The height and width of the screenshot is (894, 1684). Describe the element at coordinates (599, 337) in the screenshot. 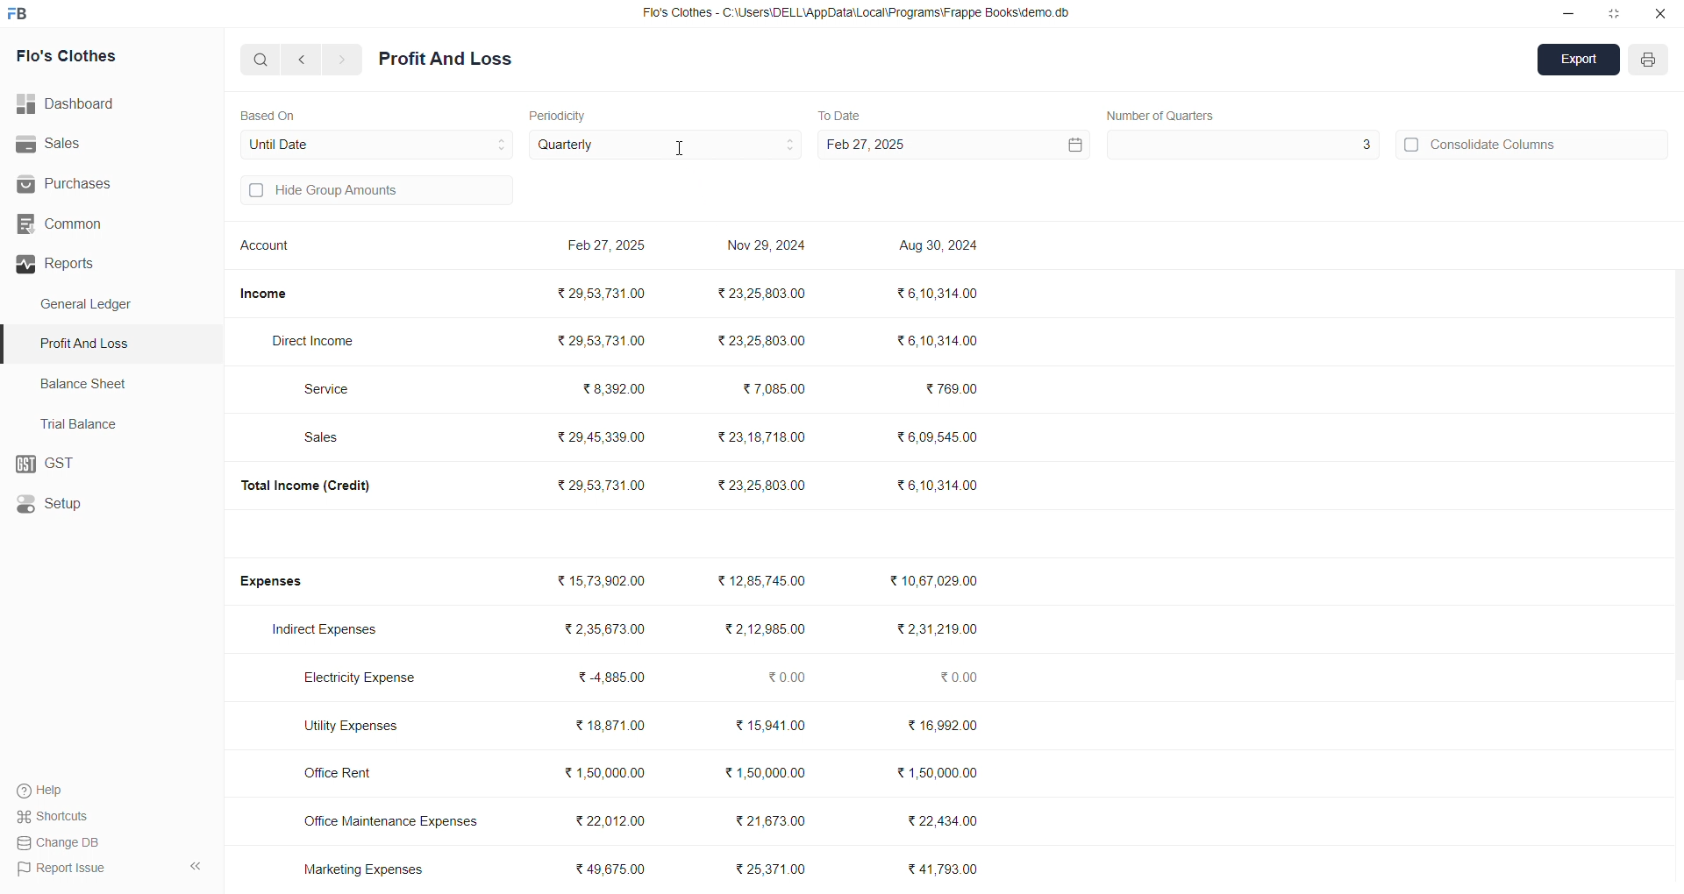

I see `₹29,53,731.00` at that location.